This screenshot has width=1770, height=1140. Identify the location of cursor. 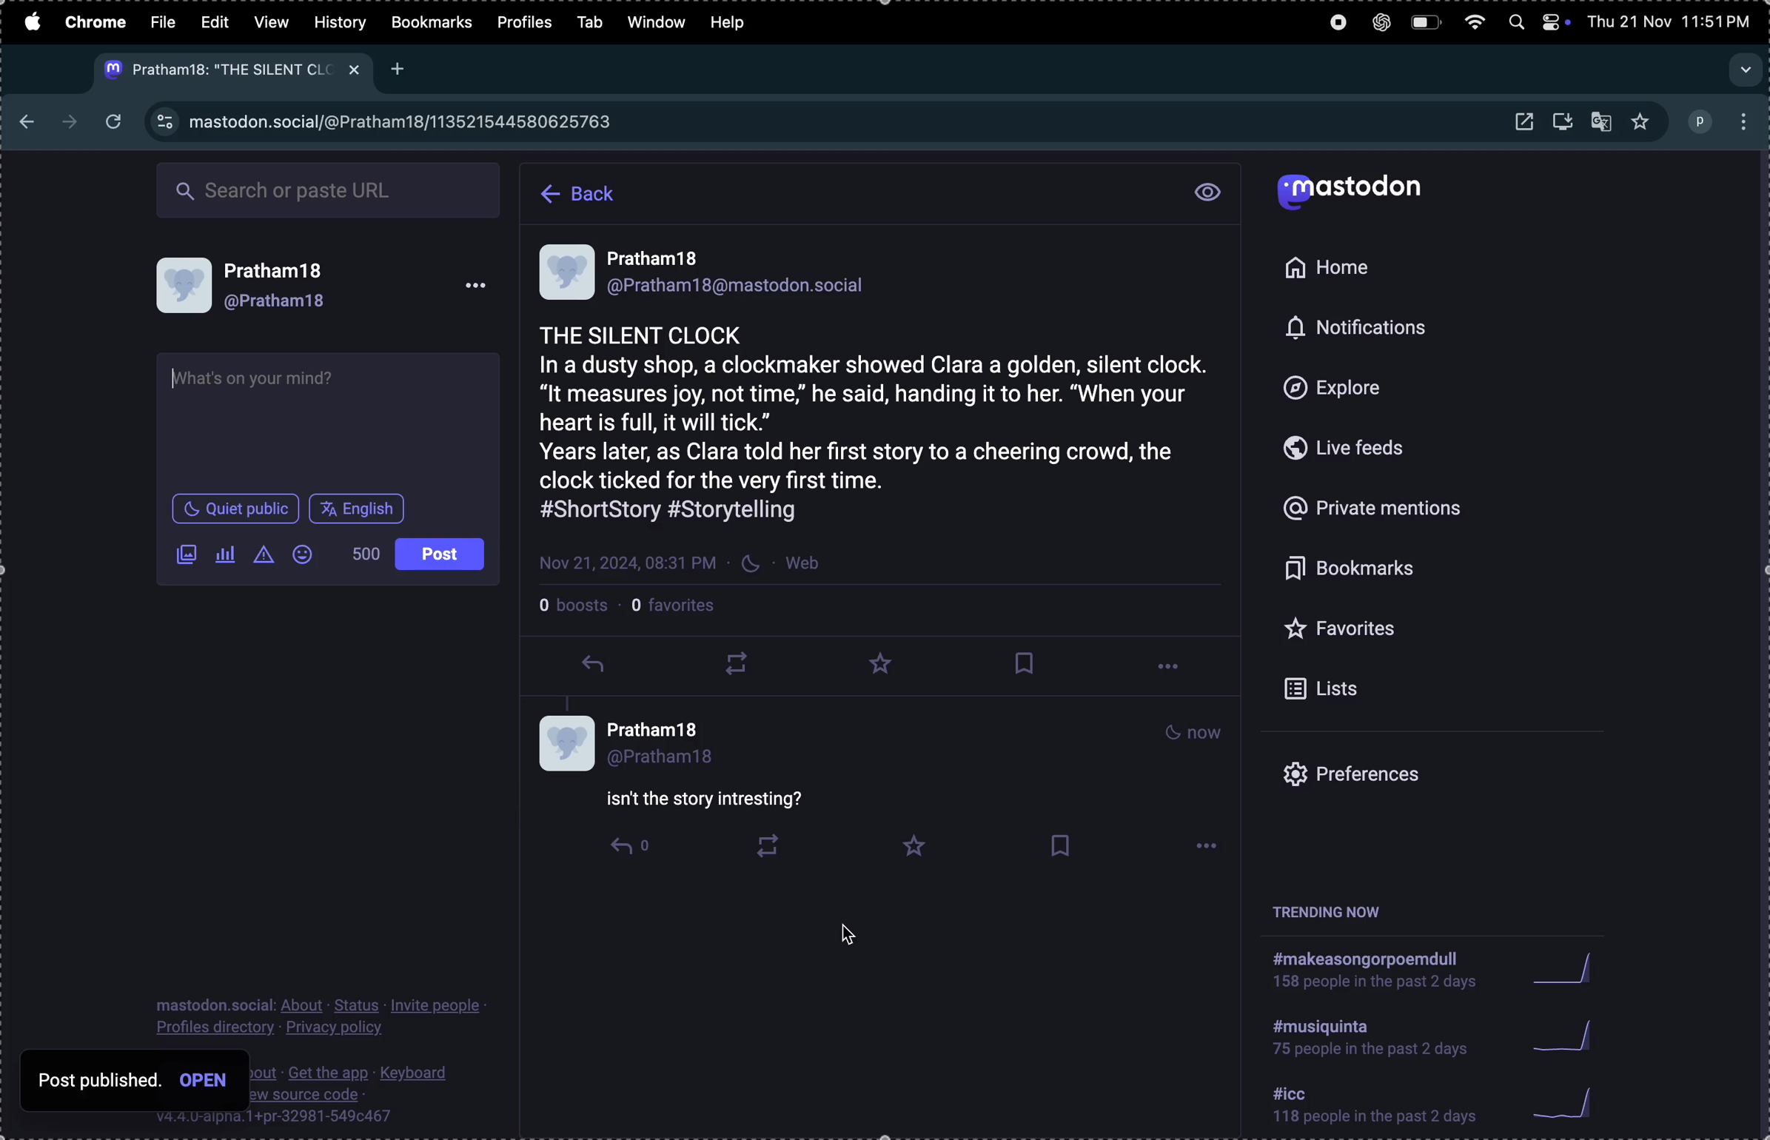
(856, 935).